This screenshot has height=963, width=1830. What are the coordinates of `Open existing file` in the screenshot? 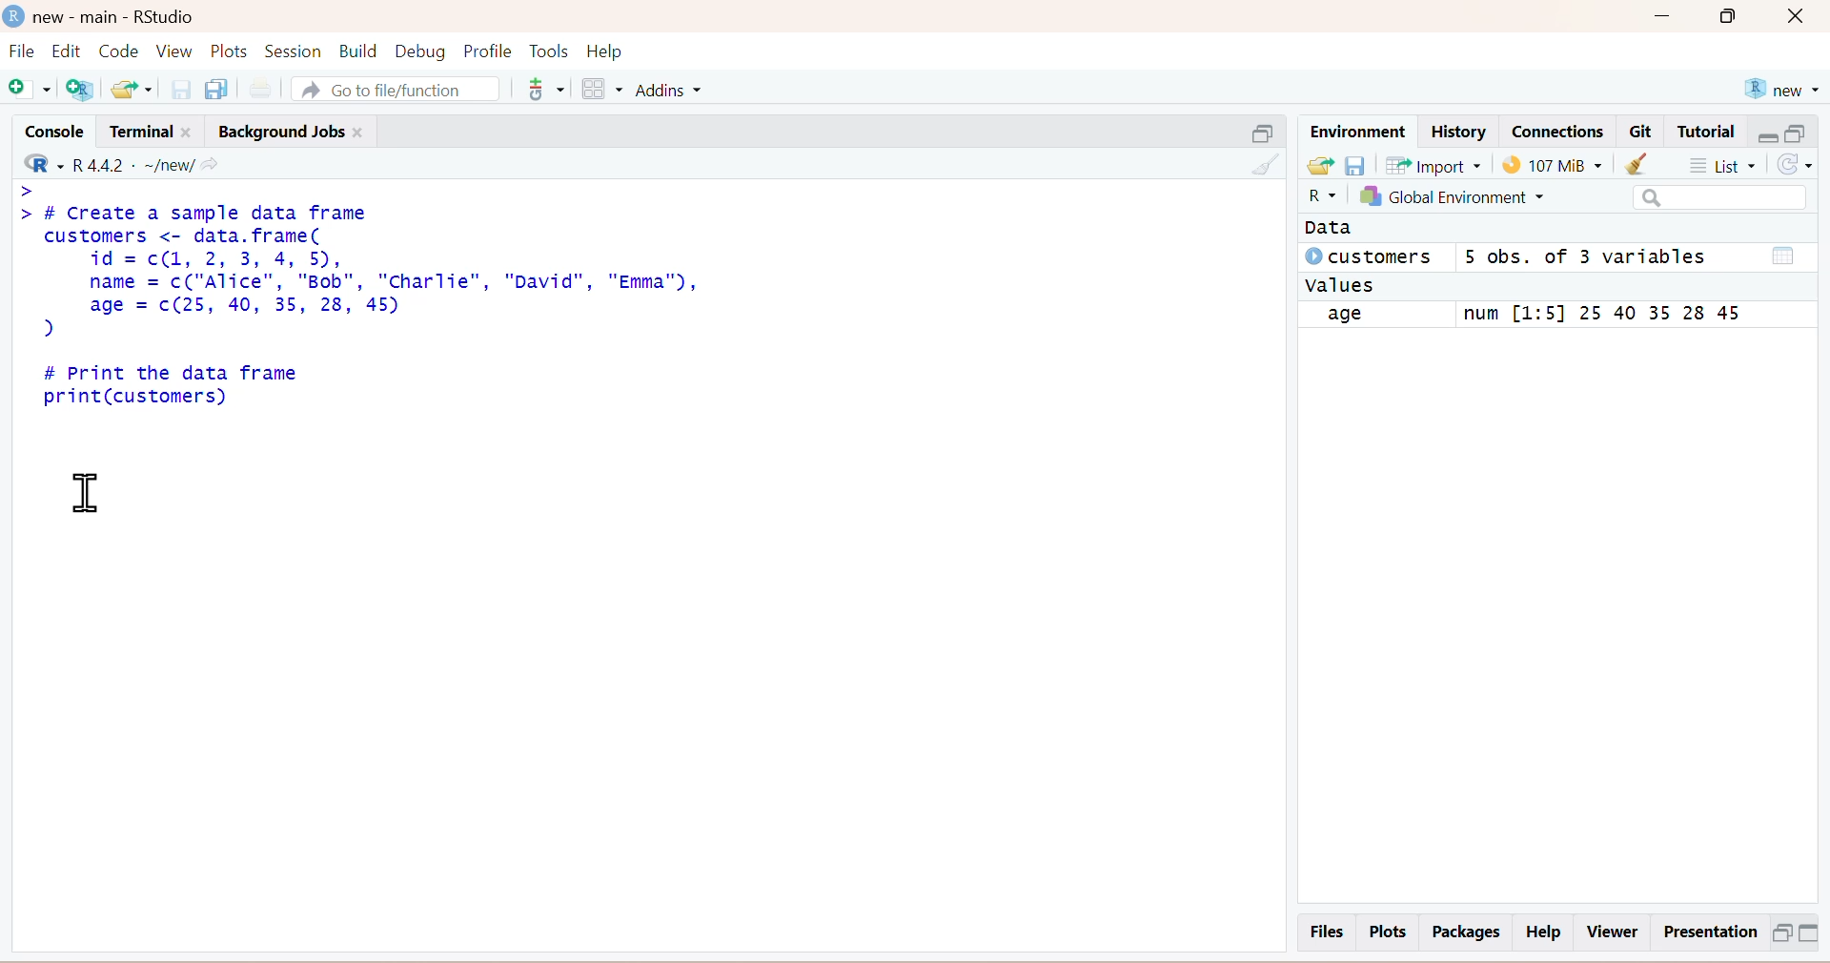 It's located at (134, 87).